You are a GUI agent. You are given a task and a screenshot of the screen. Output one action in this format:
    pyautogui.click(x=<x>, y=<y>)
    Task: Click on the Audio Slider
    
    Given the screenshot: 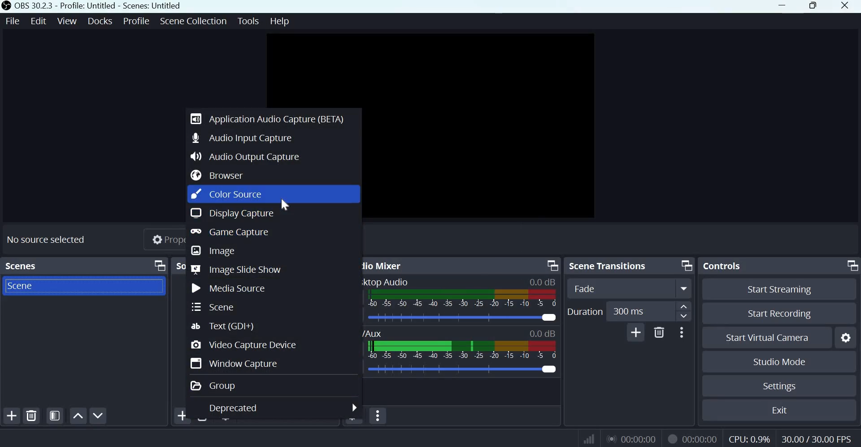 What is the action you would take?
    pyautogui.click(x=548, y=368)
    